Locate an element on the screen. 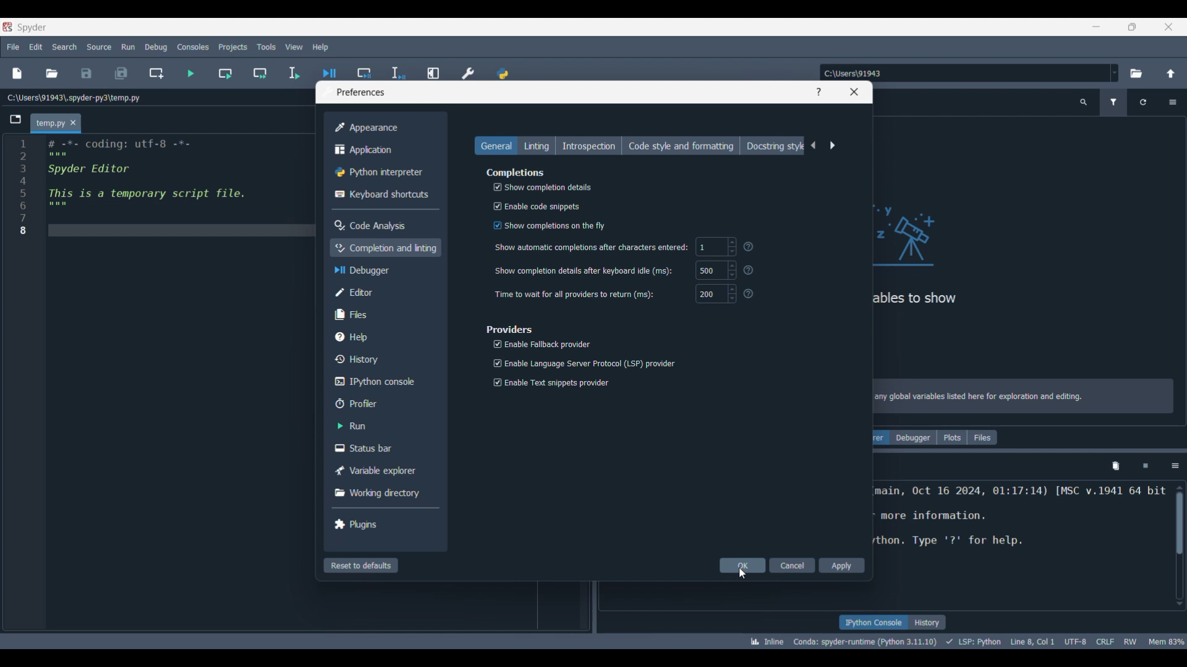 Image resolution: width=1187 pixels, height=667 pixels. Run file is located at coordinates (190, 73).